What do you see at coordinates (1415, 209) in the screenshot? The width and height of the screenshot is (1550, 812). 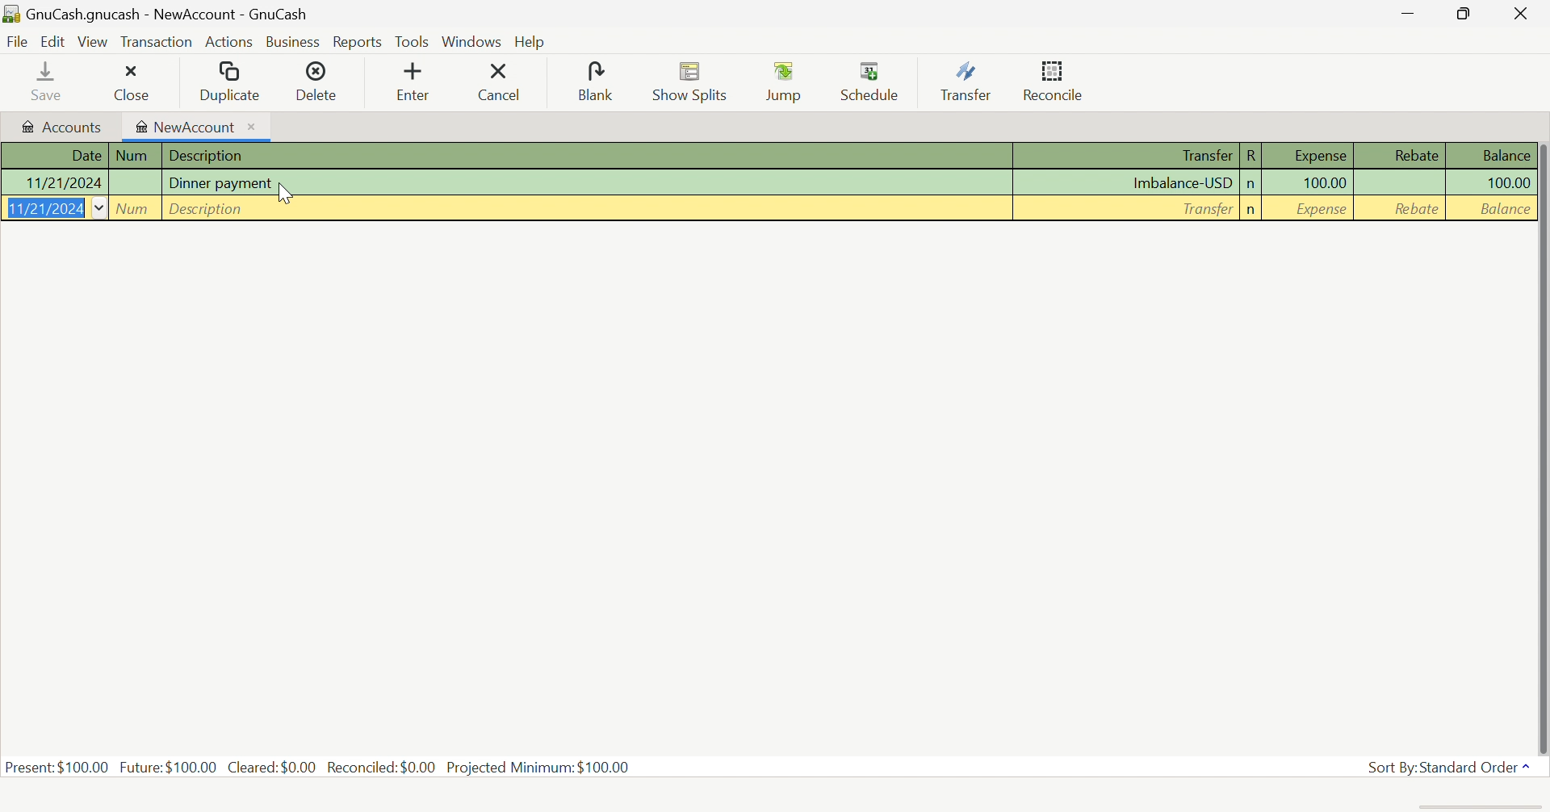 I see `Rebate` at bounding box center [1415, 209].